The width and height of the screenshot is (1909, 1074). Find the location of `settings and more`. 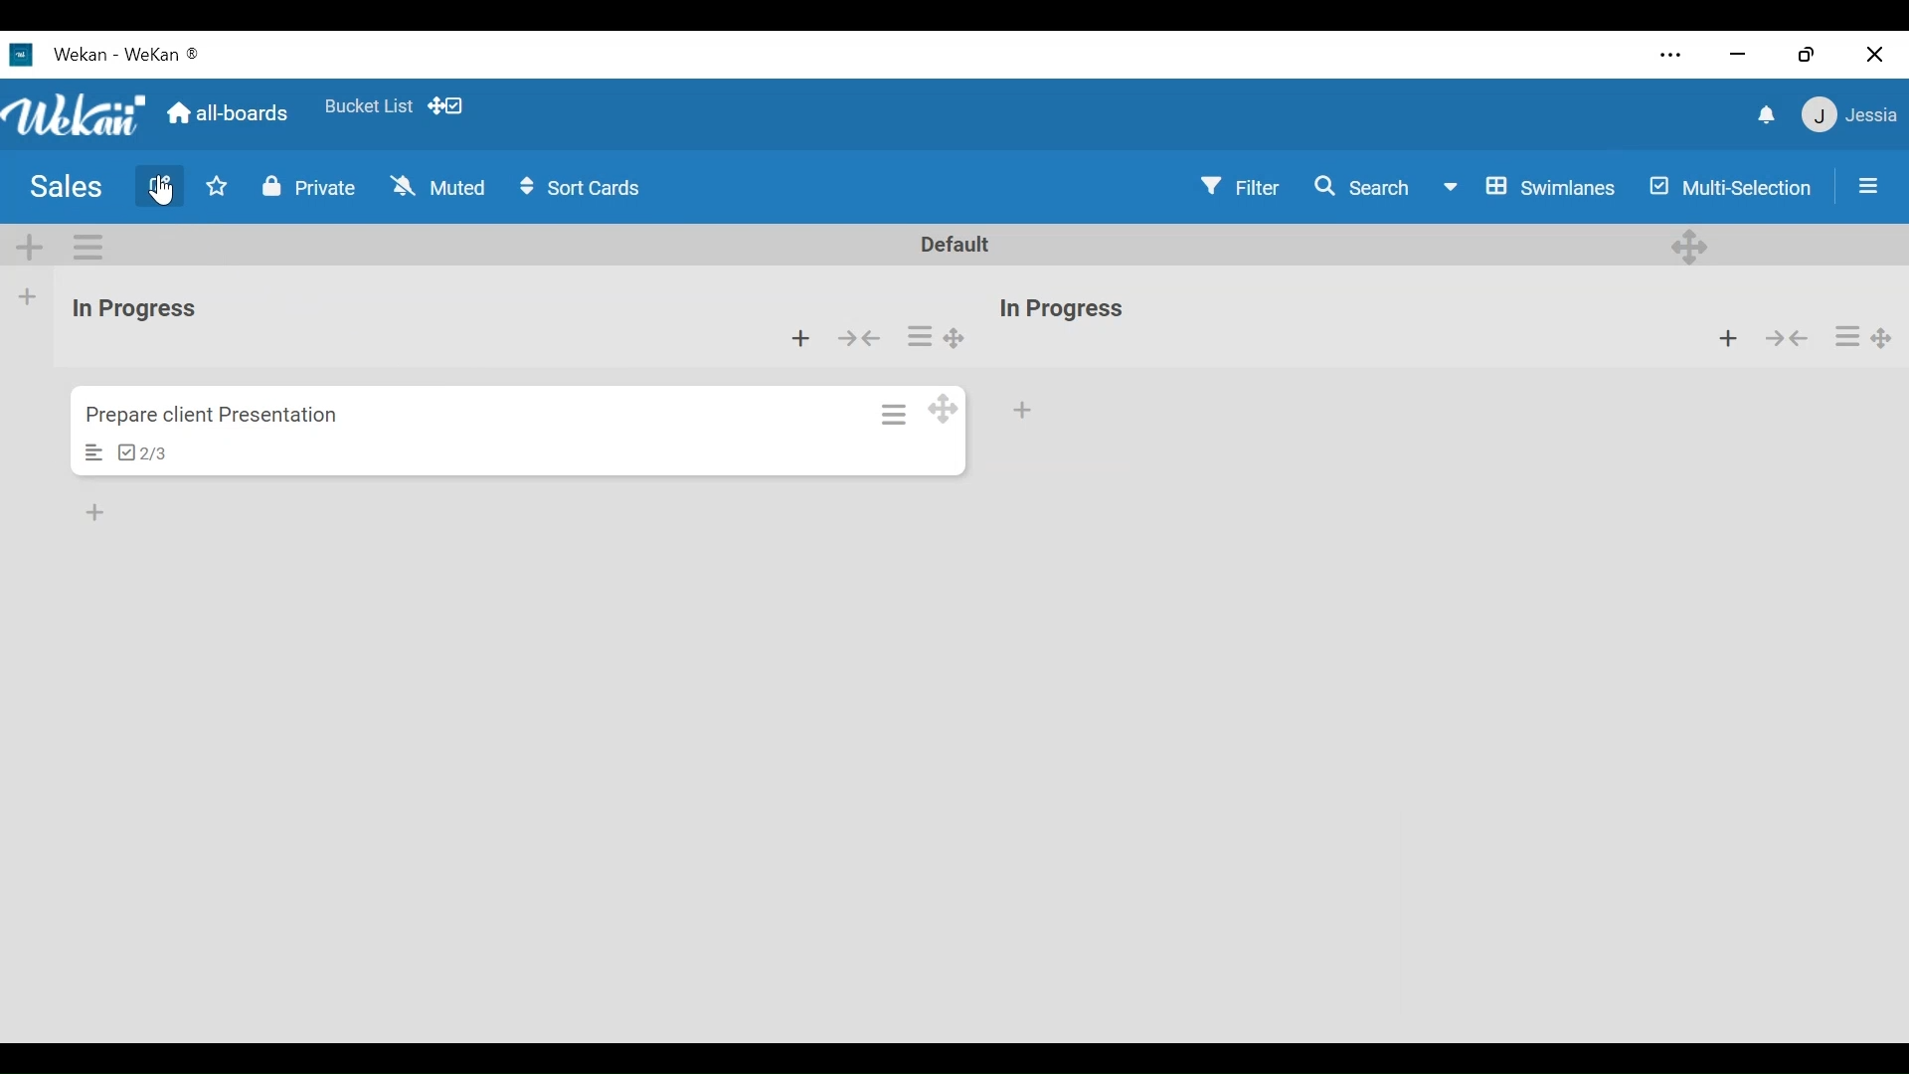

settings and more is located at coordinates (1668, 56).